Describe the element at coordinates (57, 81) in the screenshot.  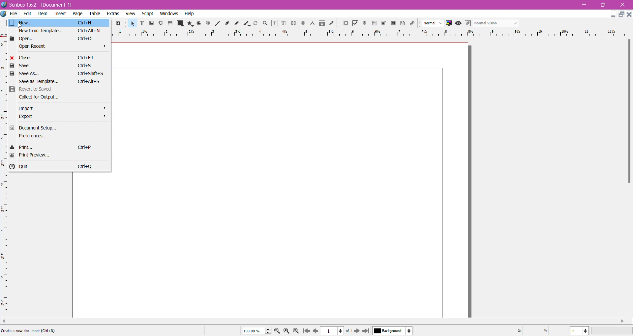
I see `Save as Template` at that location.